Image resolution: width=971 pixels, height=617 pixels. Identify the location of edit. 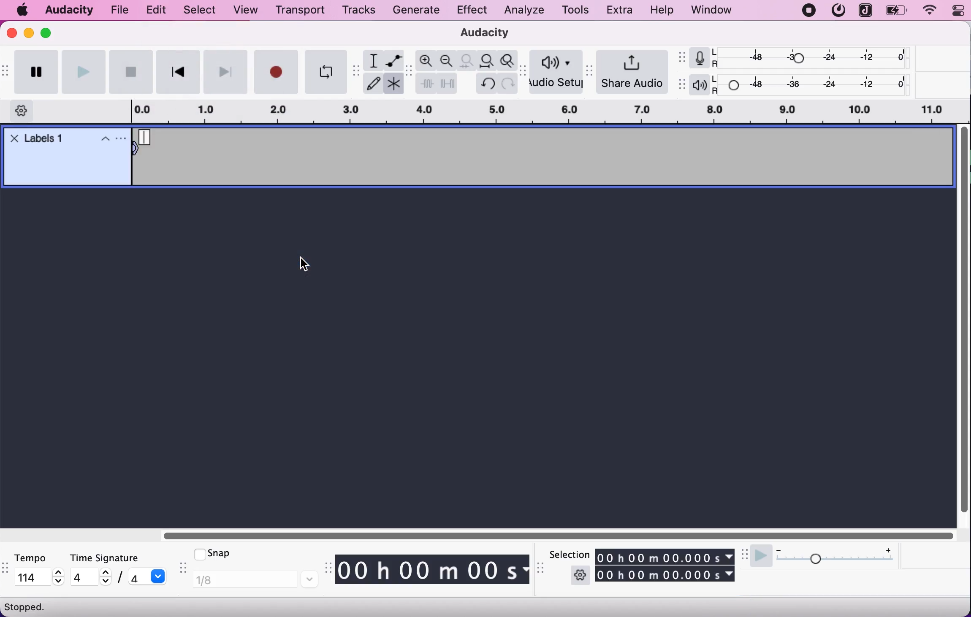
(154, 11).